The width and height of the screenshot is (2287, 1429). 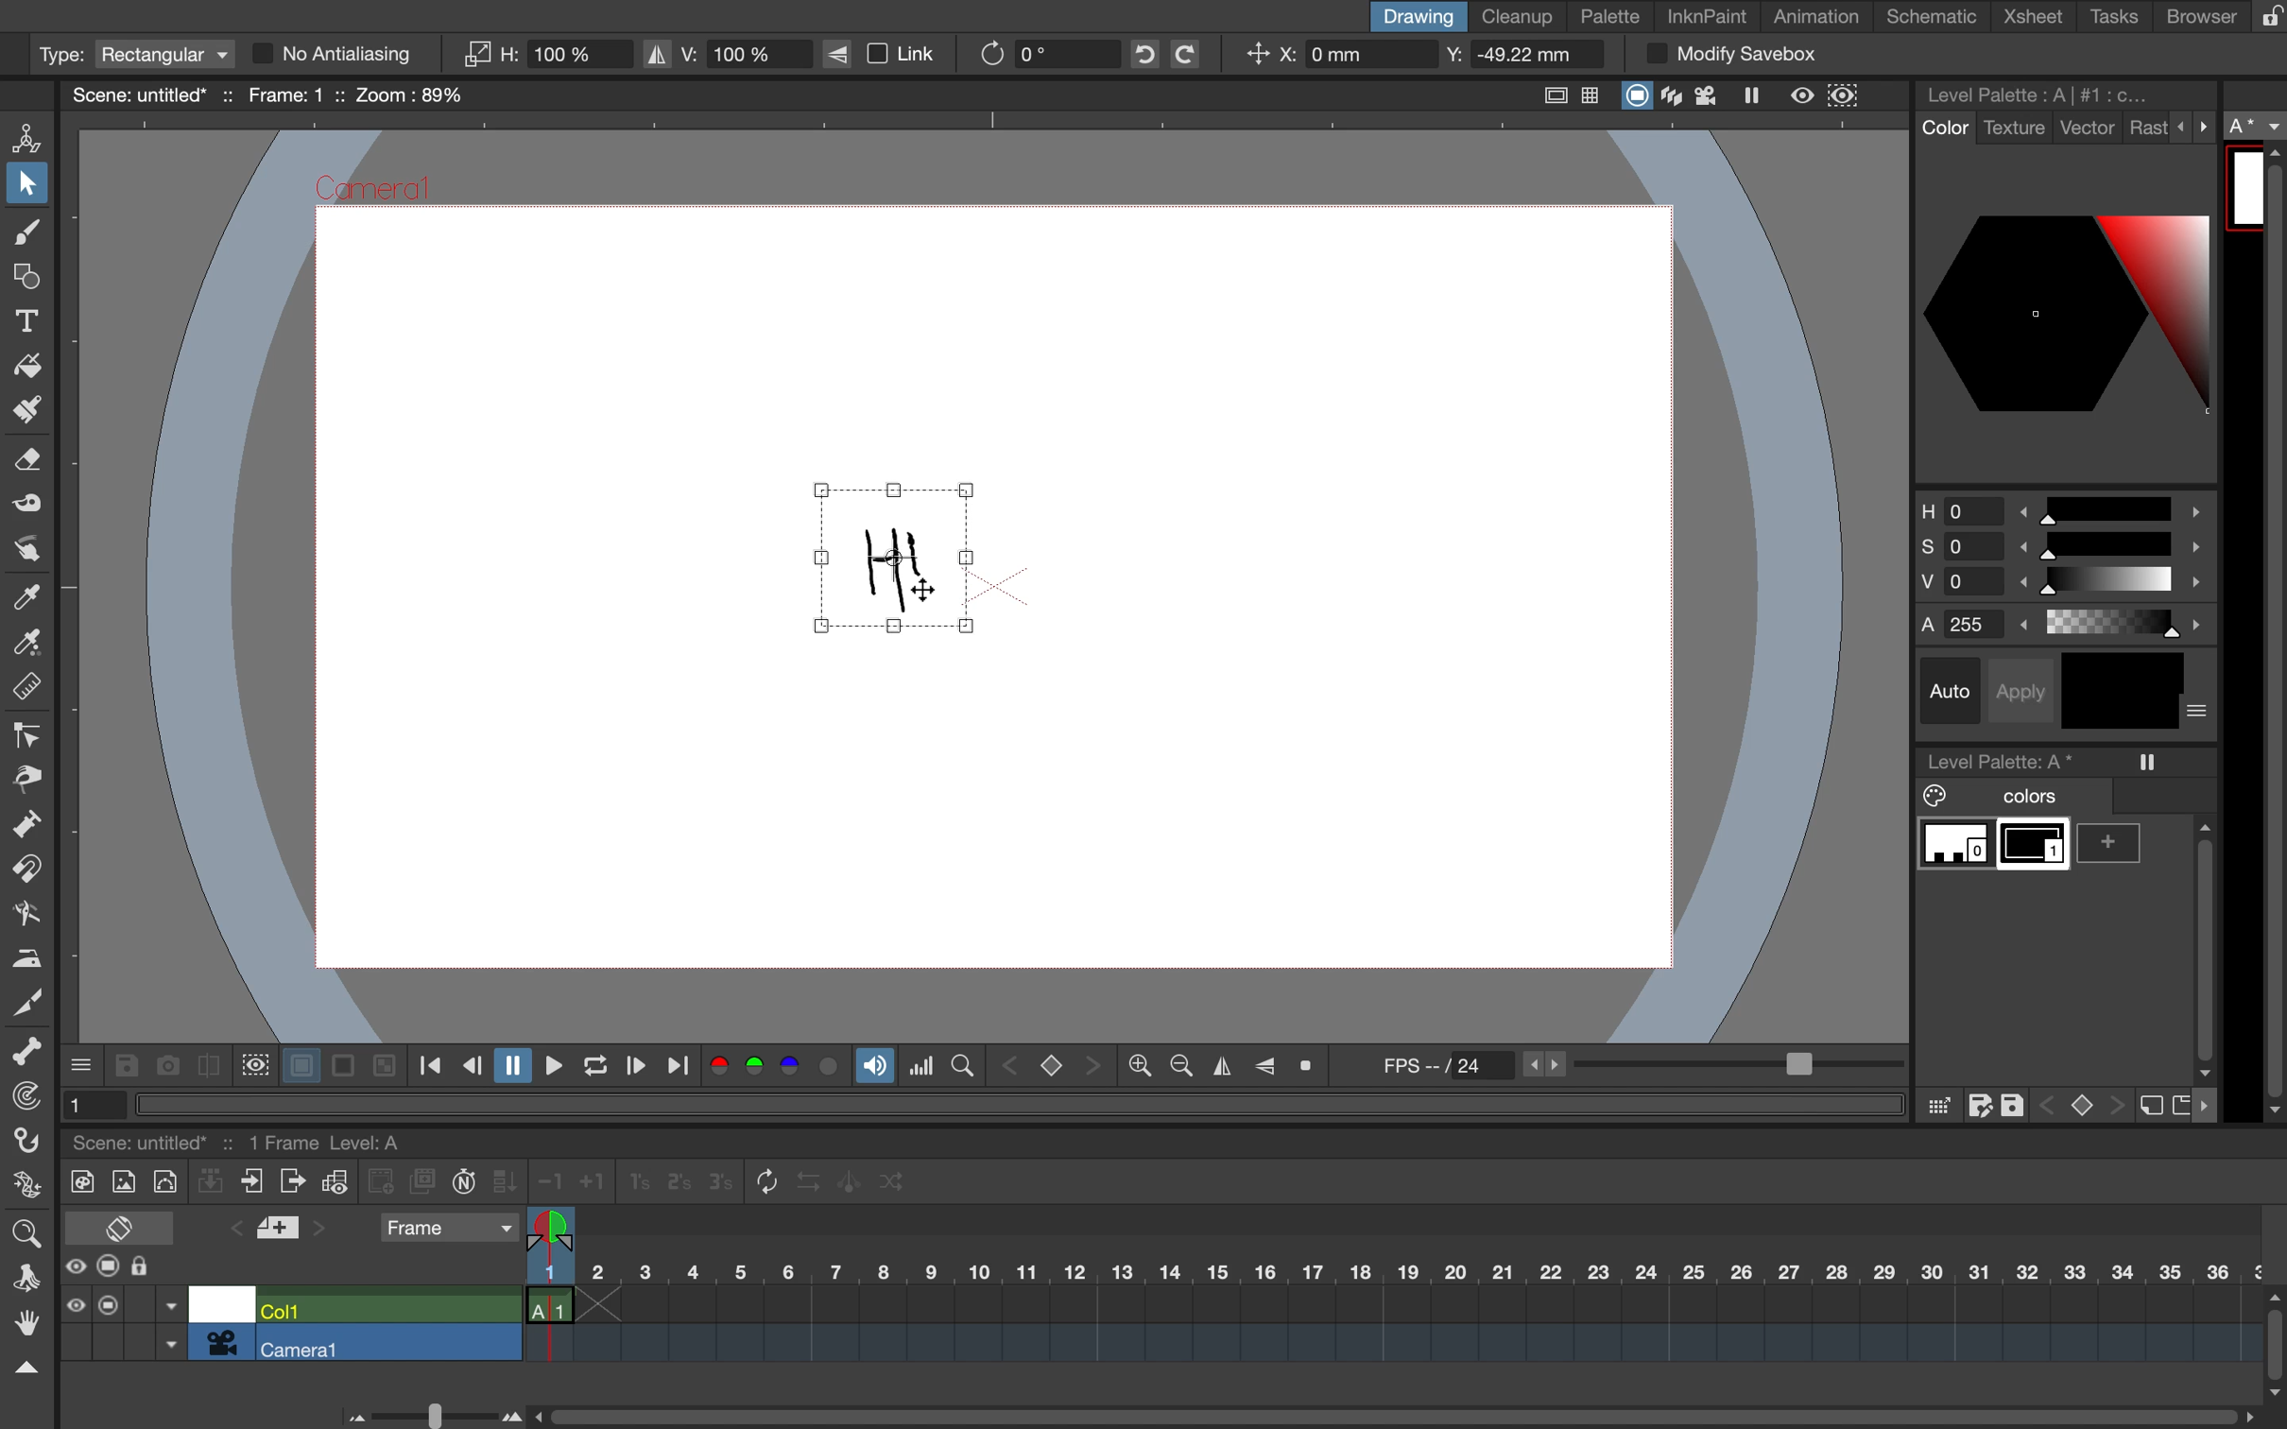 I want to click on switch between keys, so click(x=2080, y=1103).